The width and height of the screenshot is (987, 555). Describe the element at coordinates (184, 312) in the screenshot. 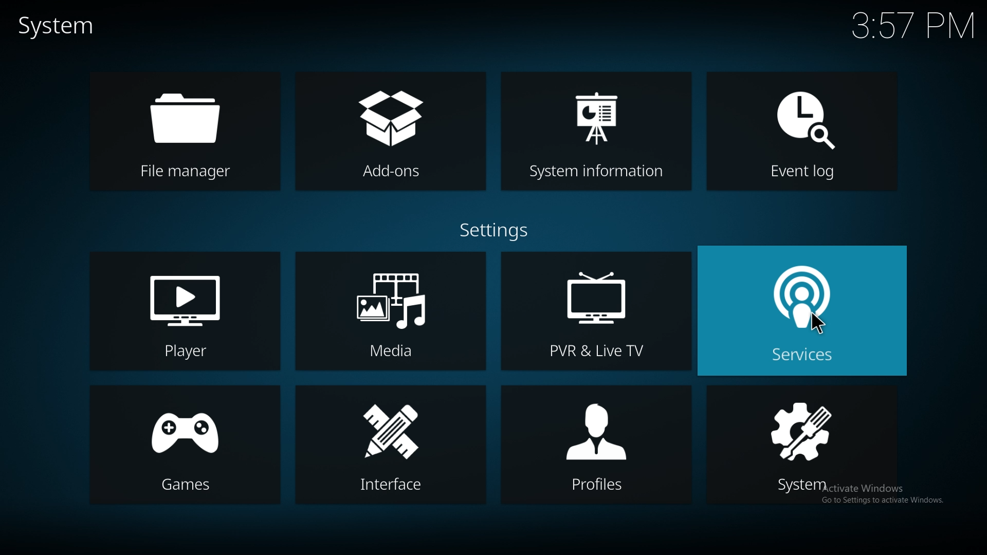

I see `player` at that location.